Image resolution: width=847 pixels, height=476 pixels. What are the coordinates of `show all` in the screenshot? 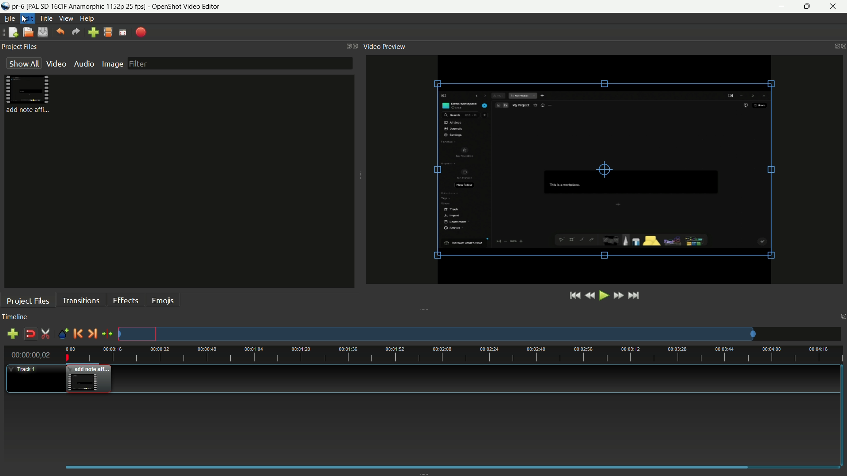 It's located at (23, 63).